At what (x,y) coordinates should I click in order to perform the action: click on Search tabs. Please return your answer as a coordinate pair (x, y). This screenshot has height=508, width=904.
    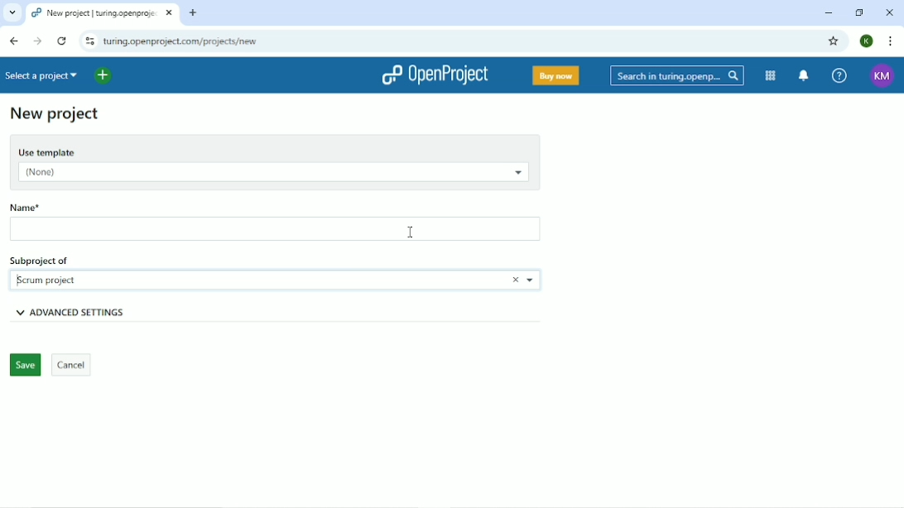
    Looking at the image, I should click on (12, 13).